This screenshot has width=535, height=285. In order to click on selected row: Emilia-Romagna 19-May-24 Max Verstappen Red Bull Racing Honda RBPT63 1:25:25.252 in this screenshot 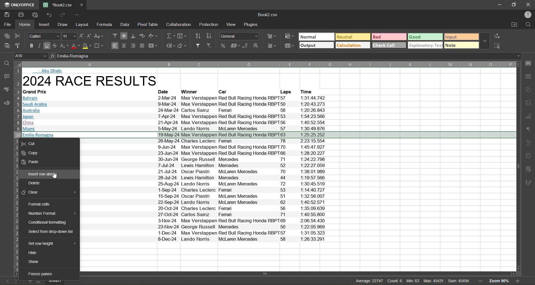, I will do `click(270, 136)`.